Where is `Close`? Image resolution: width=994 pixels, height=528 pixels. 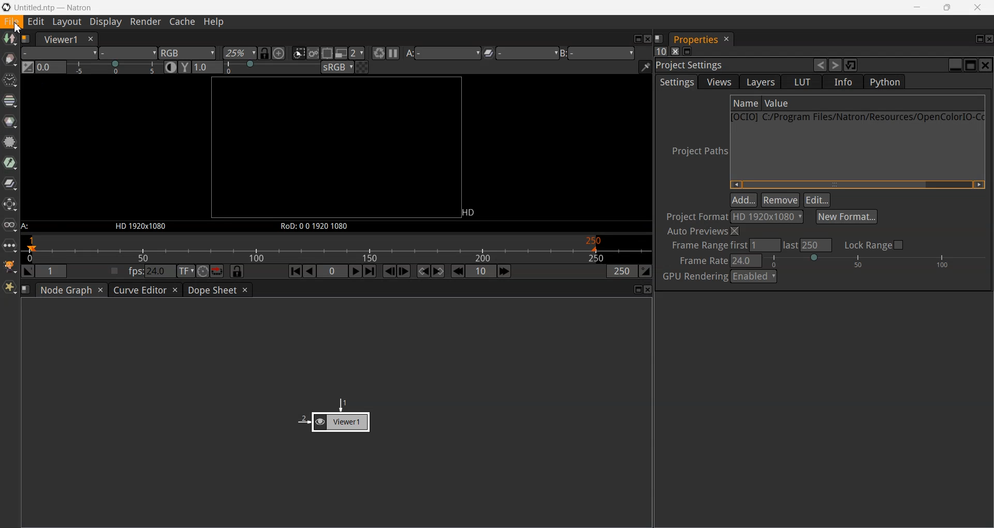 Close is located at coordinates (648, 39).